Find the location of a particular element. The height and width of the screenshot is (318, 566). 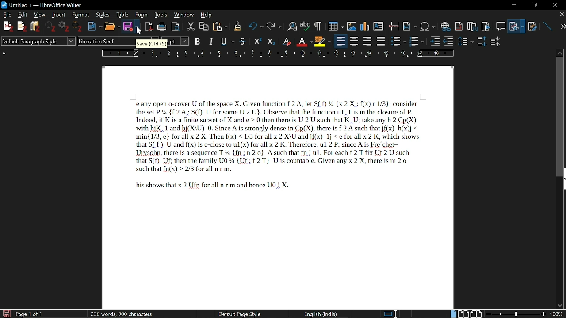

decrease paragraph space is located at coordinates (496, 43).